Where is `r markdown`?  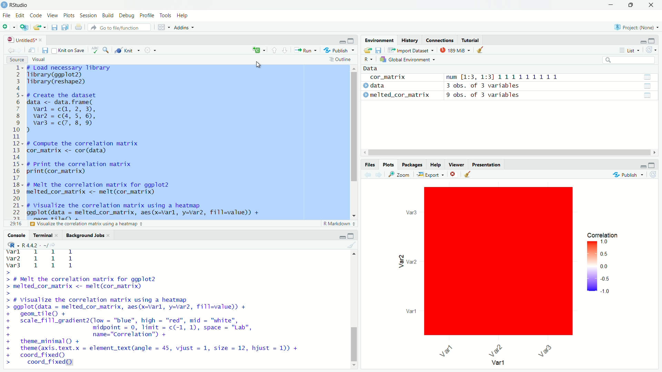 r markdown is located at coordinates (340, 224).